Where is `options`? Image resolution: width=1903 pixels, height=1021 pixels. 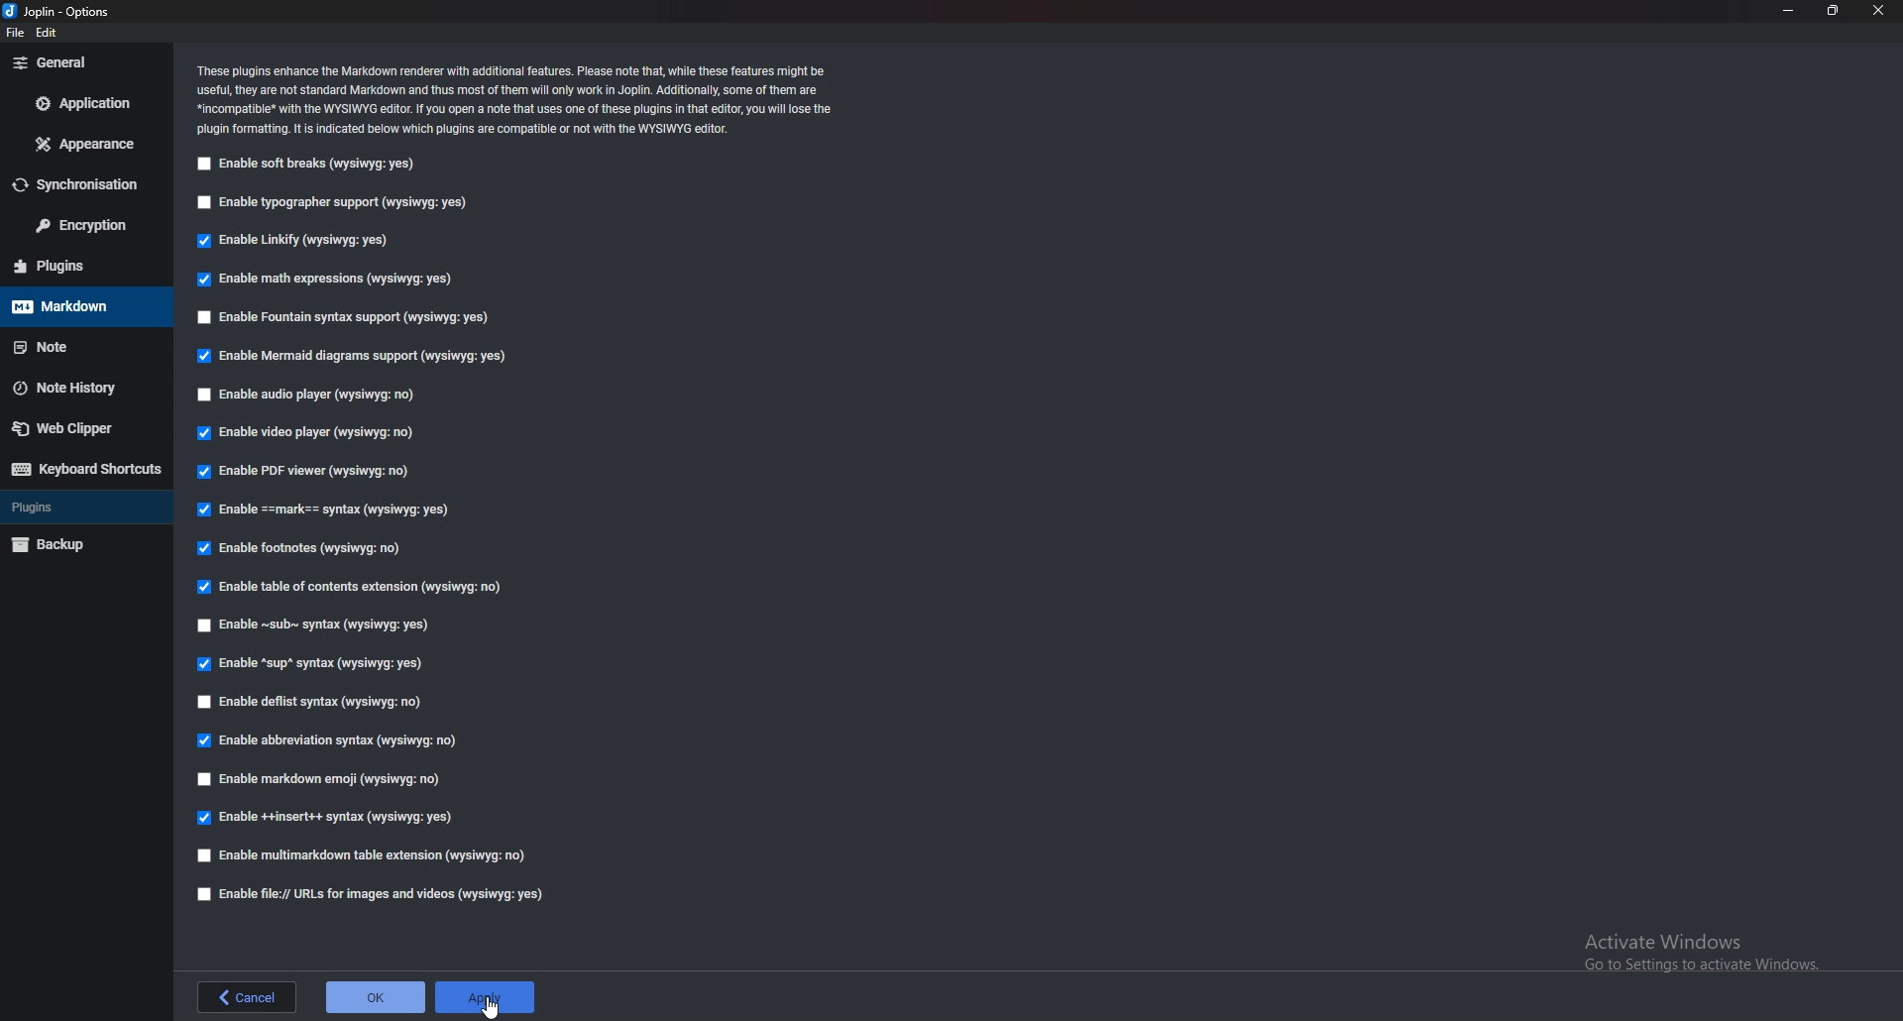
options is located at coordinates (59, 12).